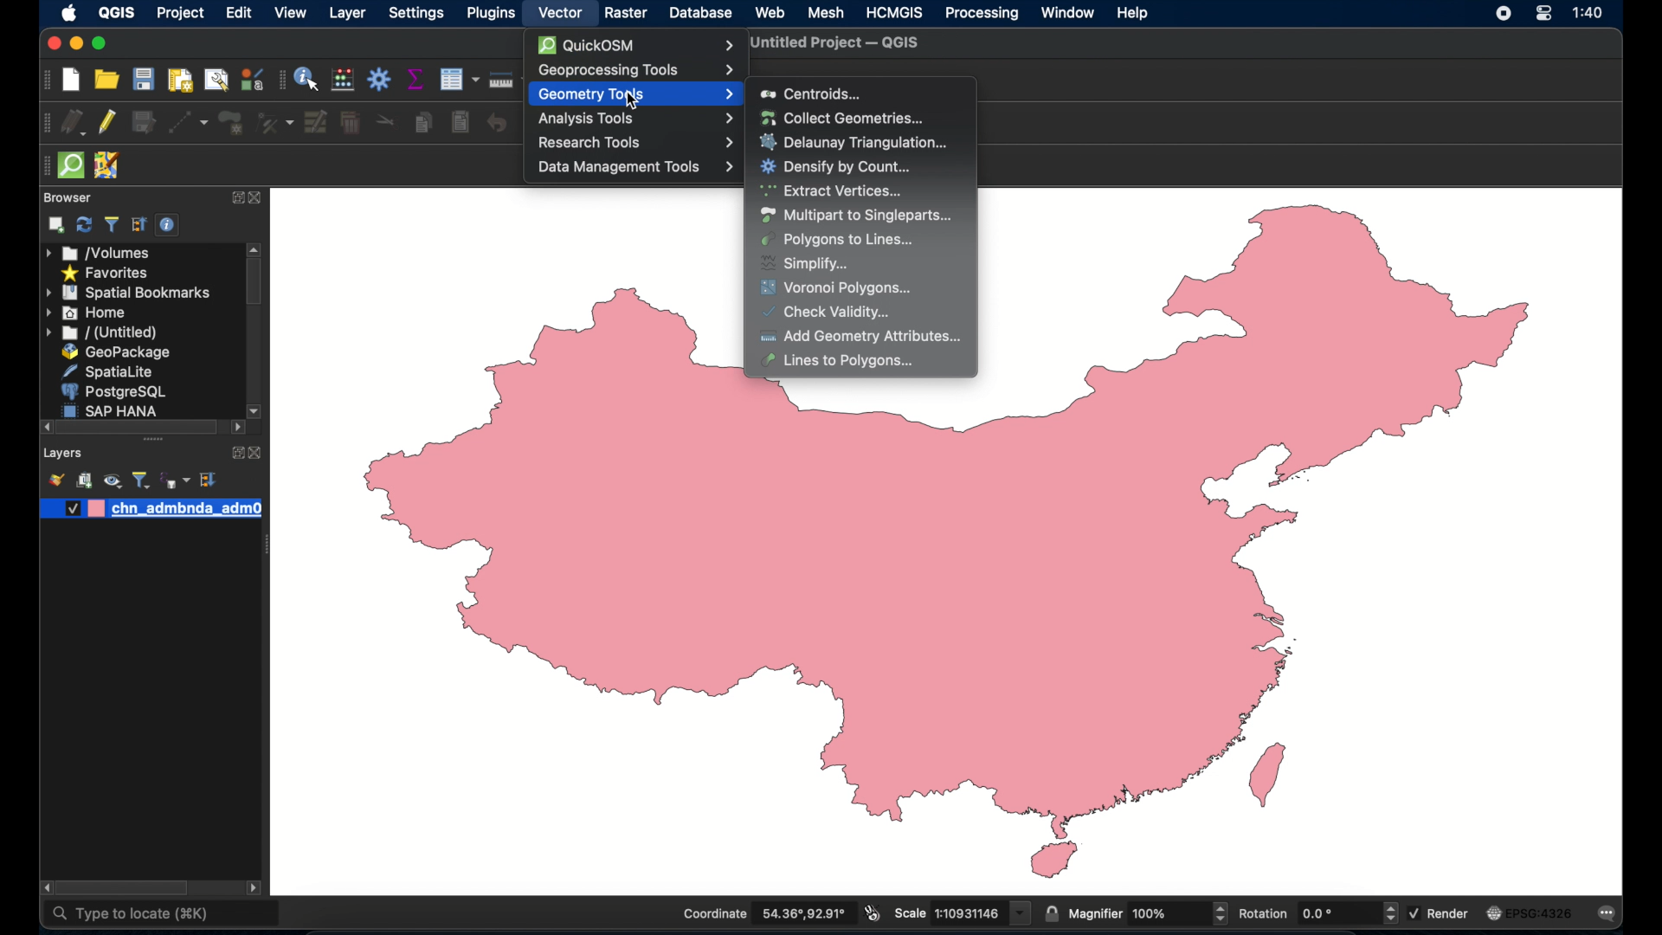 Image resolution: width=1662 pixels, height=935 pixels. I want to click on browser, so click(68, 197).